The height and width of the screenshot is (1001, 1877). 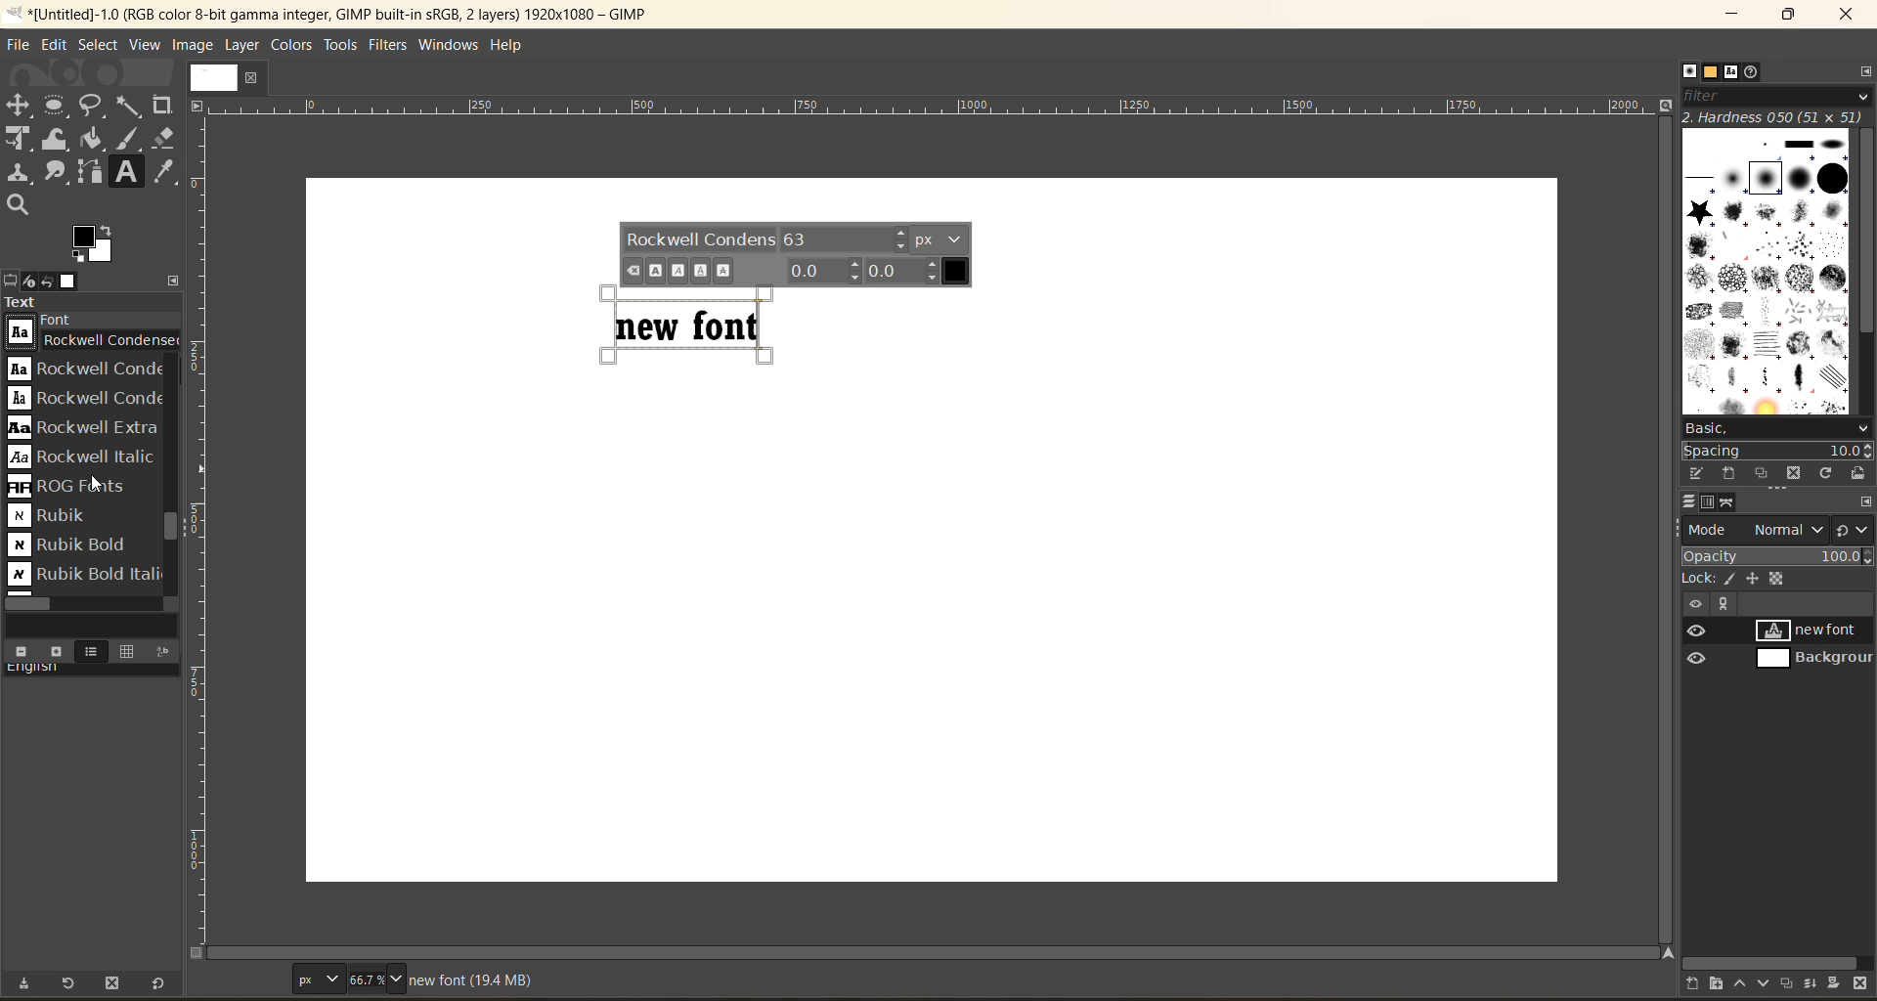 I want to click on horizontal scroll bar, so click(x=1772, y=963).